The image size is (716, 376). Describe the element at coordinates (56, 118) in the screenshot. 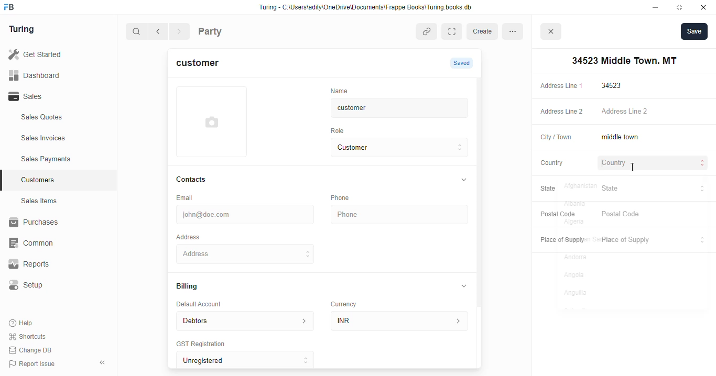

I see `Sales Quotes` at that location.